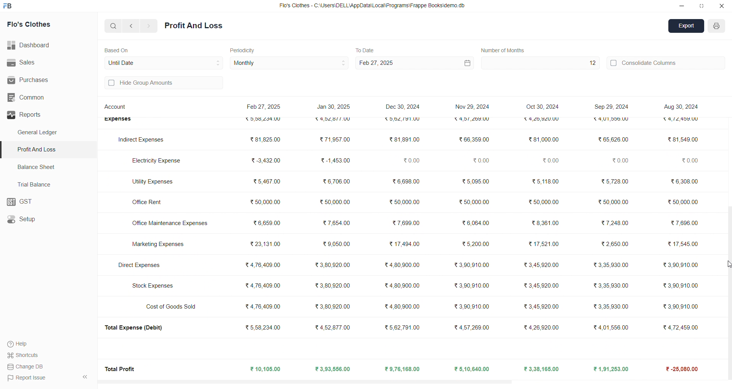  Describe the element at coordinates (543, 203) in the screenshot. I see `₹50,000.00` at that location.